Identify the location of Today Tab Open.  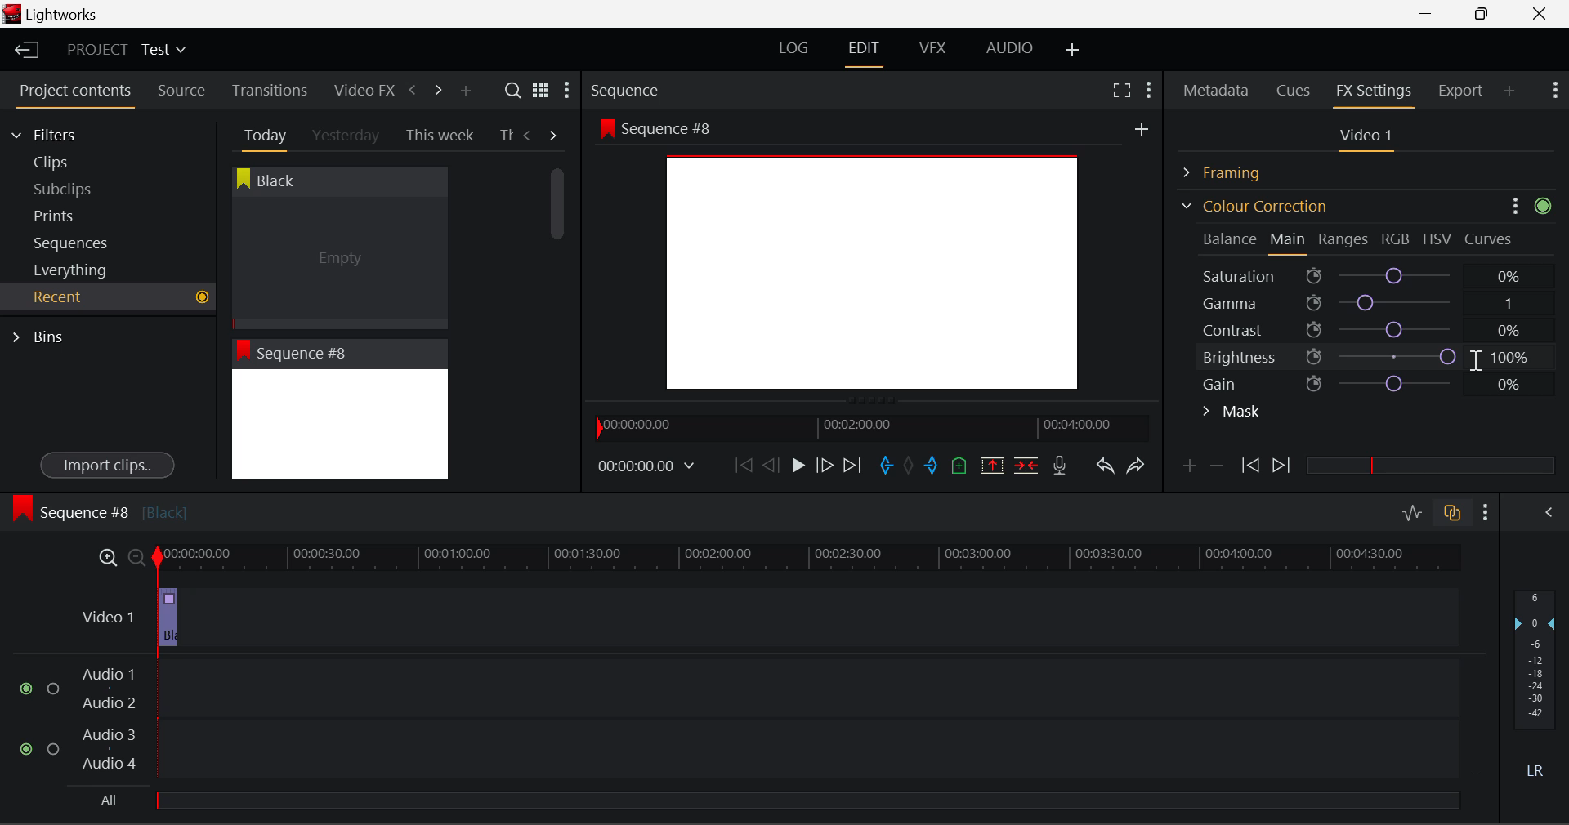
(261, 135).